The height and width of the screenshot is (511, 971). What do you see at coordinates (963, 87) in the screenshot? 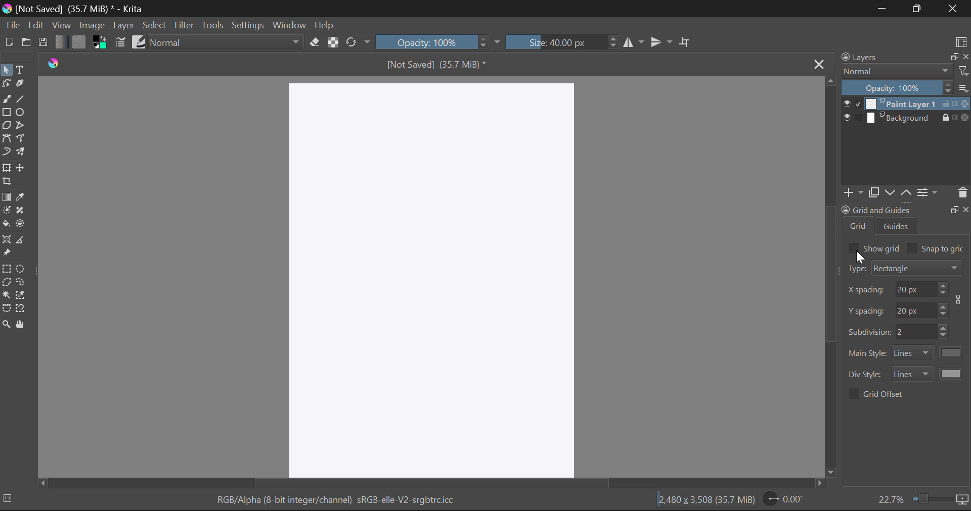
I see `more` at bounding box center [963, 87].